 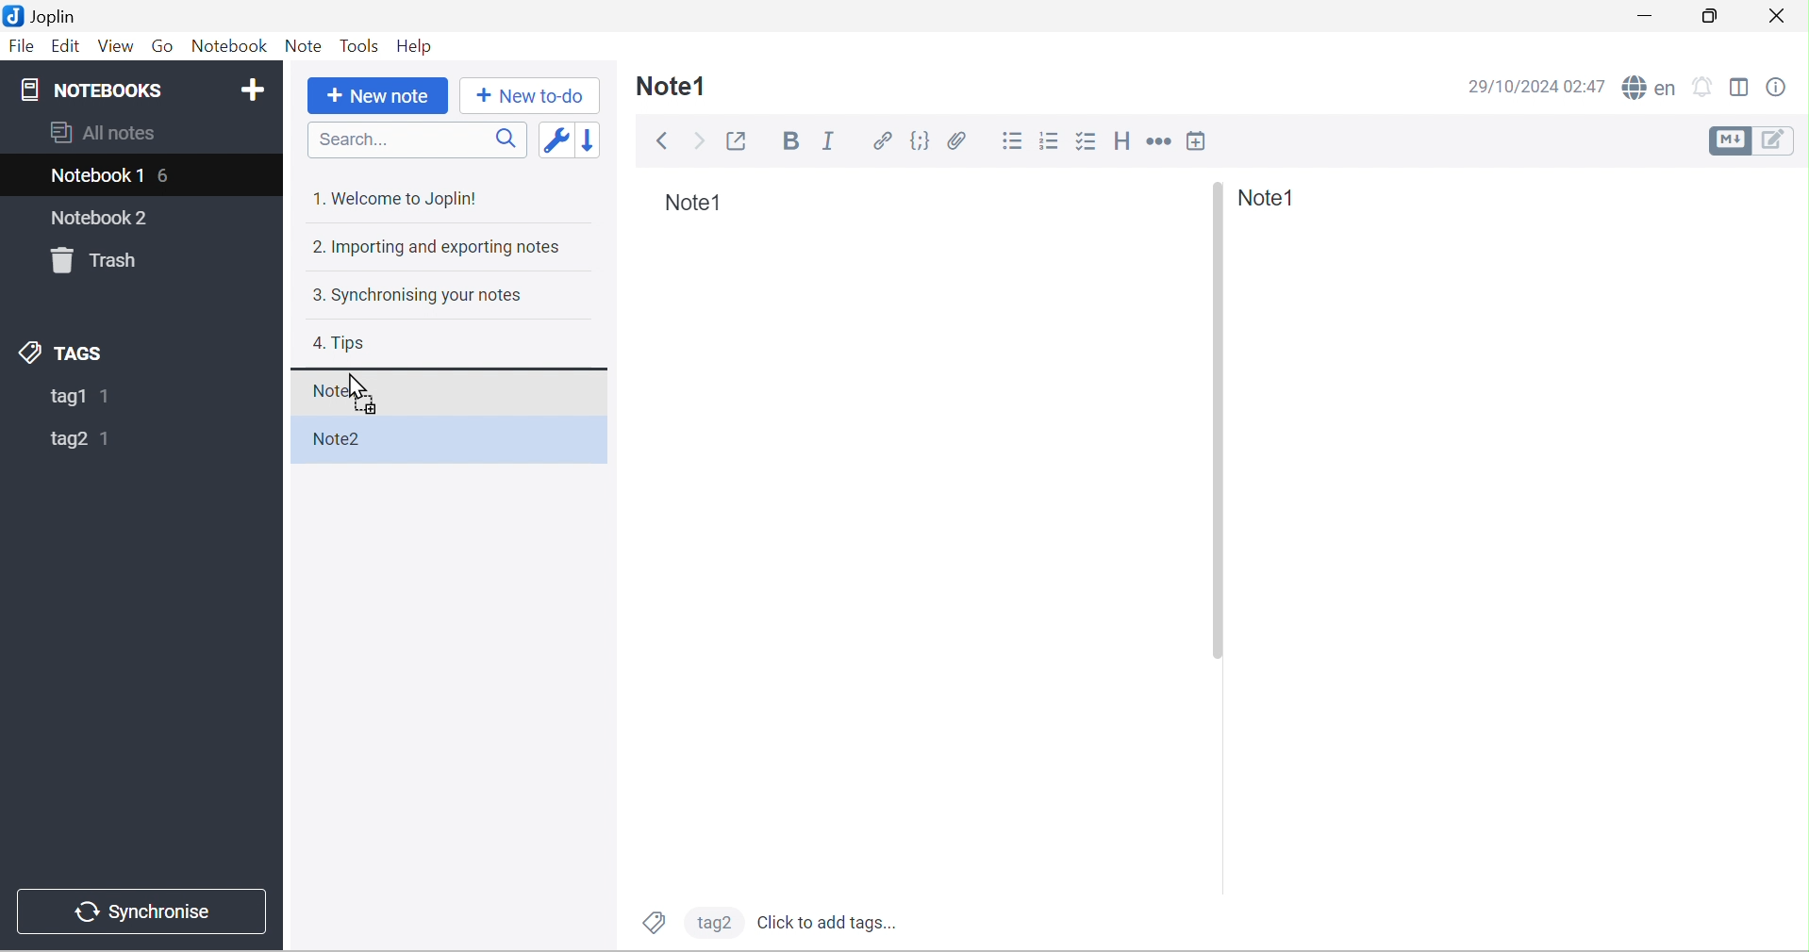 I want to click on +New Note, so click(x=376, y=98).